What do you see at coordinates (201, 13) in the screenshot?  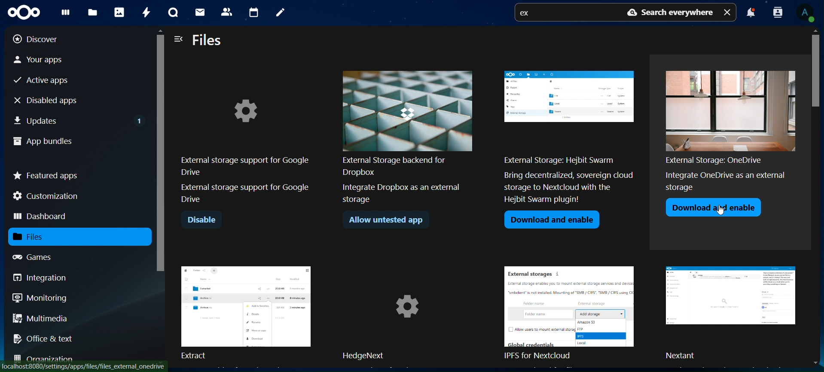 I see `mail` at bounding box center [201, 13].